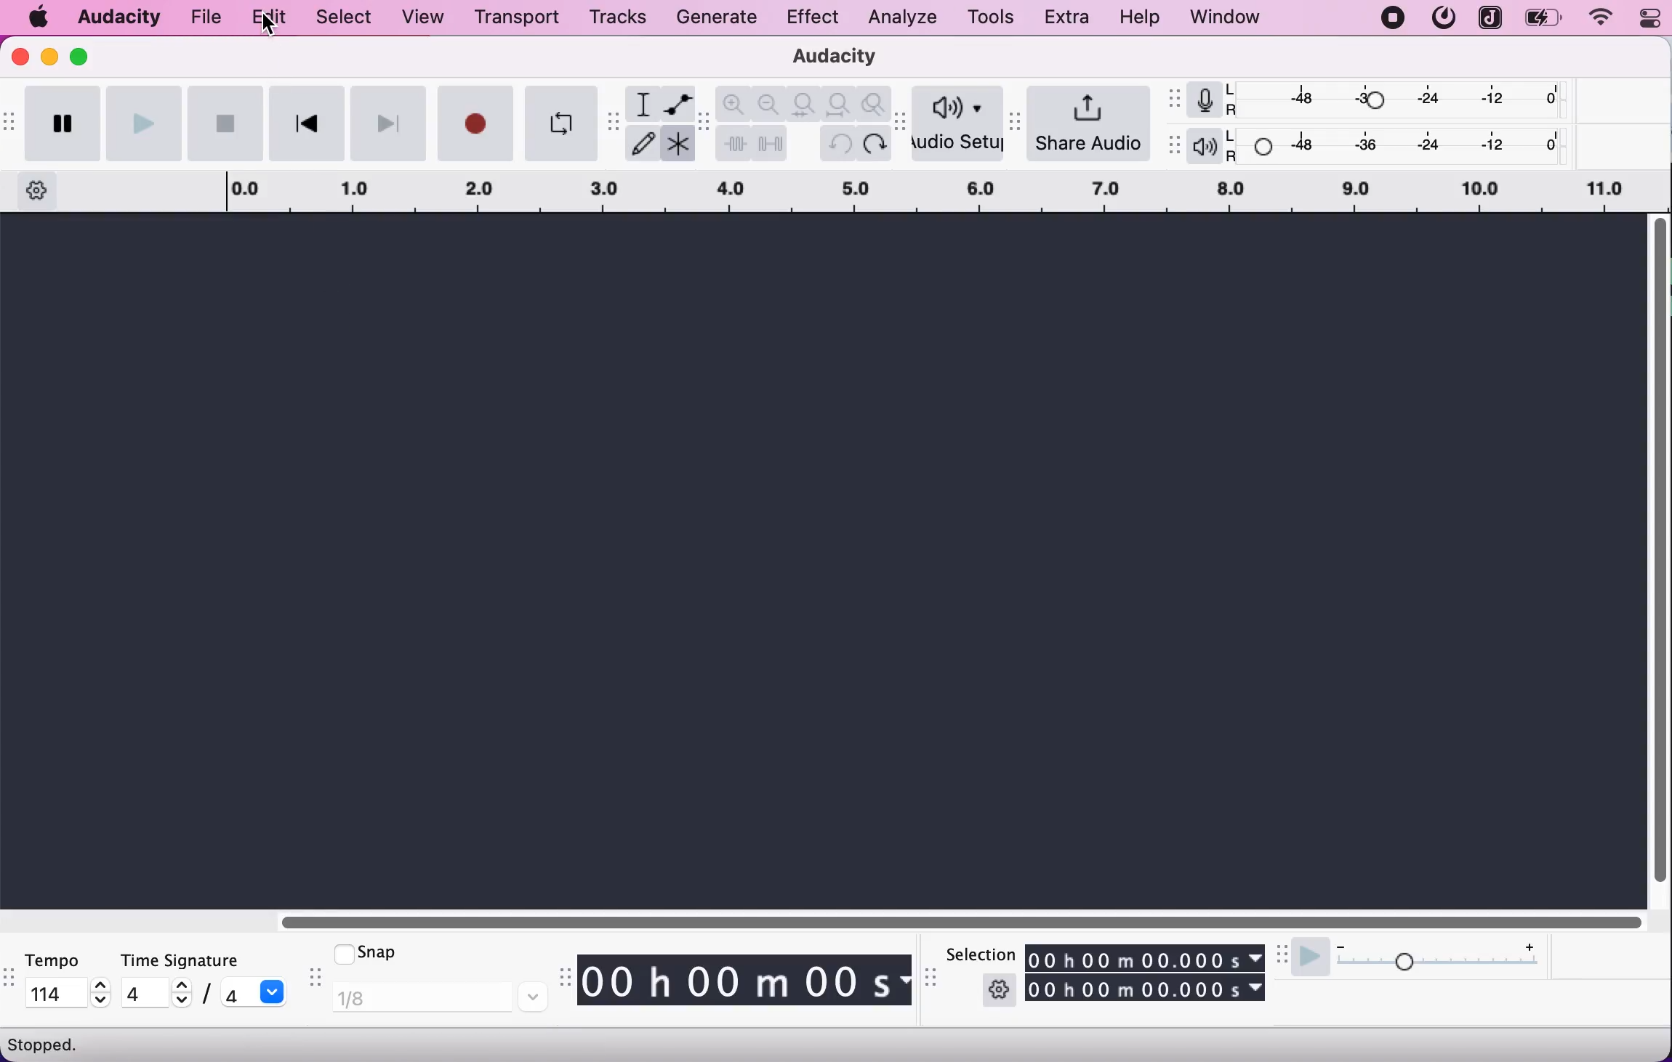 This screenshot has height=1062, width=1672. What do you see at coordinates (1599, 18) in the screenshot?
I see `wifi` at bounding box center [1599, 18].